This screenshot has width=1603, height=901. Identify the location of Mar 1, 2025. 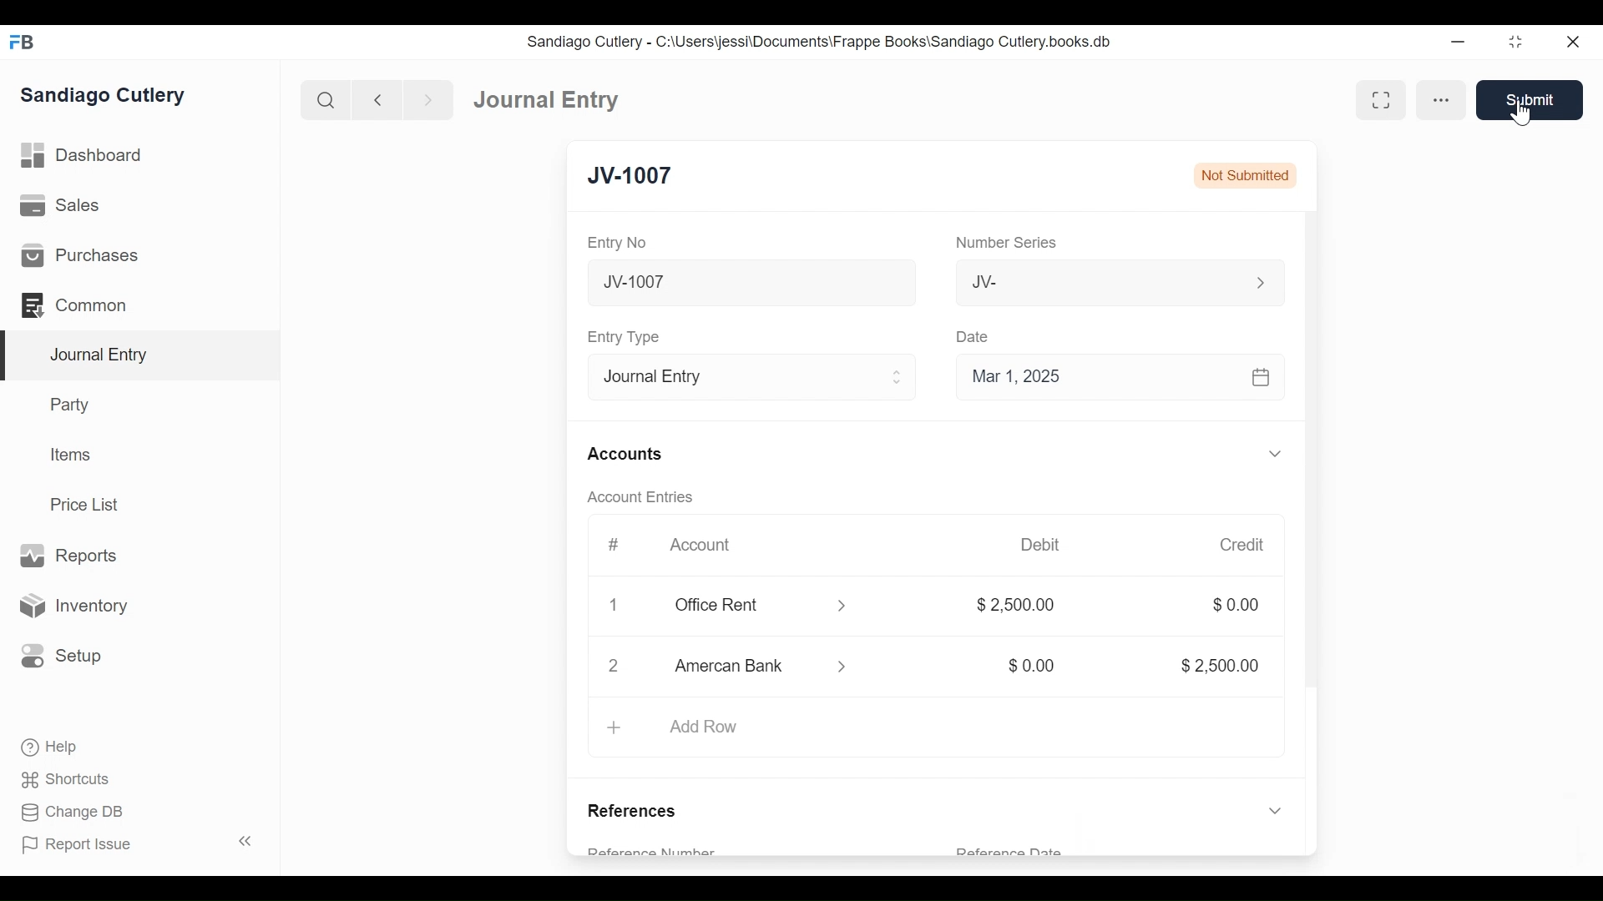
(1120, 375).